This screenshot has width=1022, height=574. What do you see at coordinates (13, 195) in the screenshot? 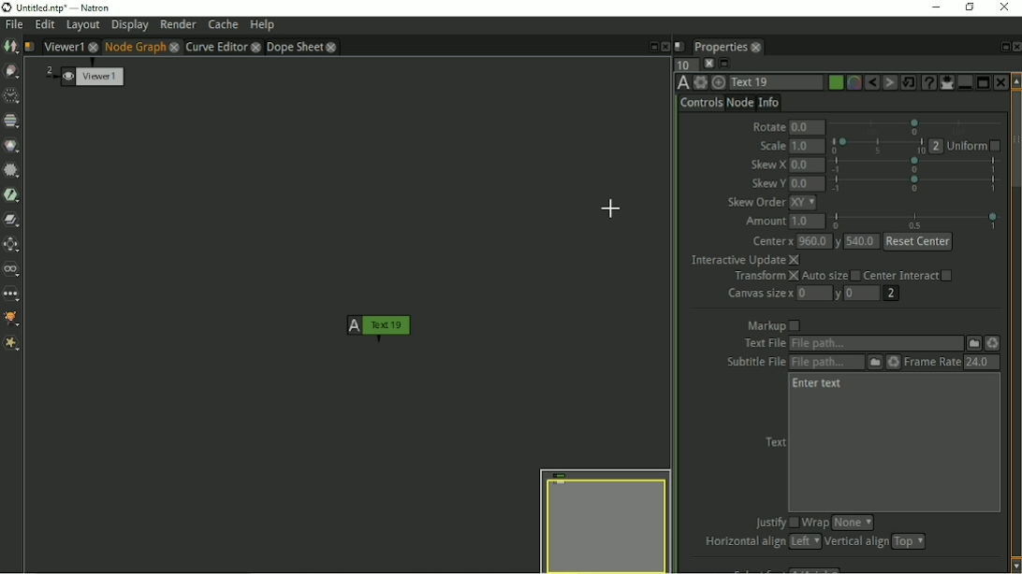
I see `Keyer` at bounding box center [13, 195].